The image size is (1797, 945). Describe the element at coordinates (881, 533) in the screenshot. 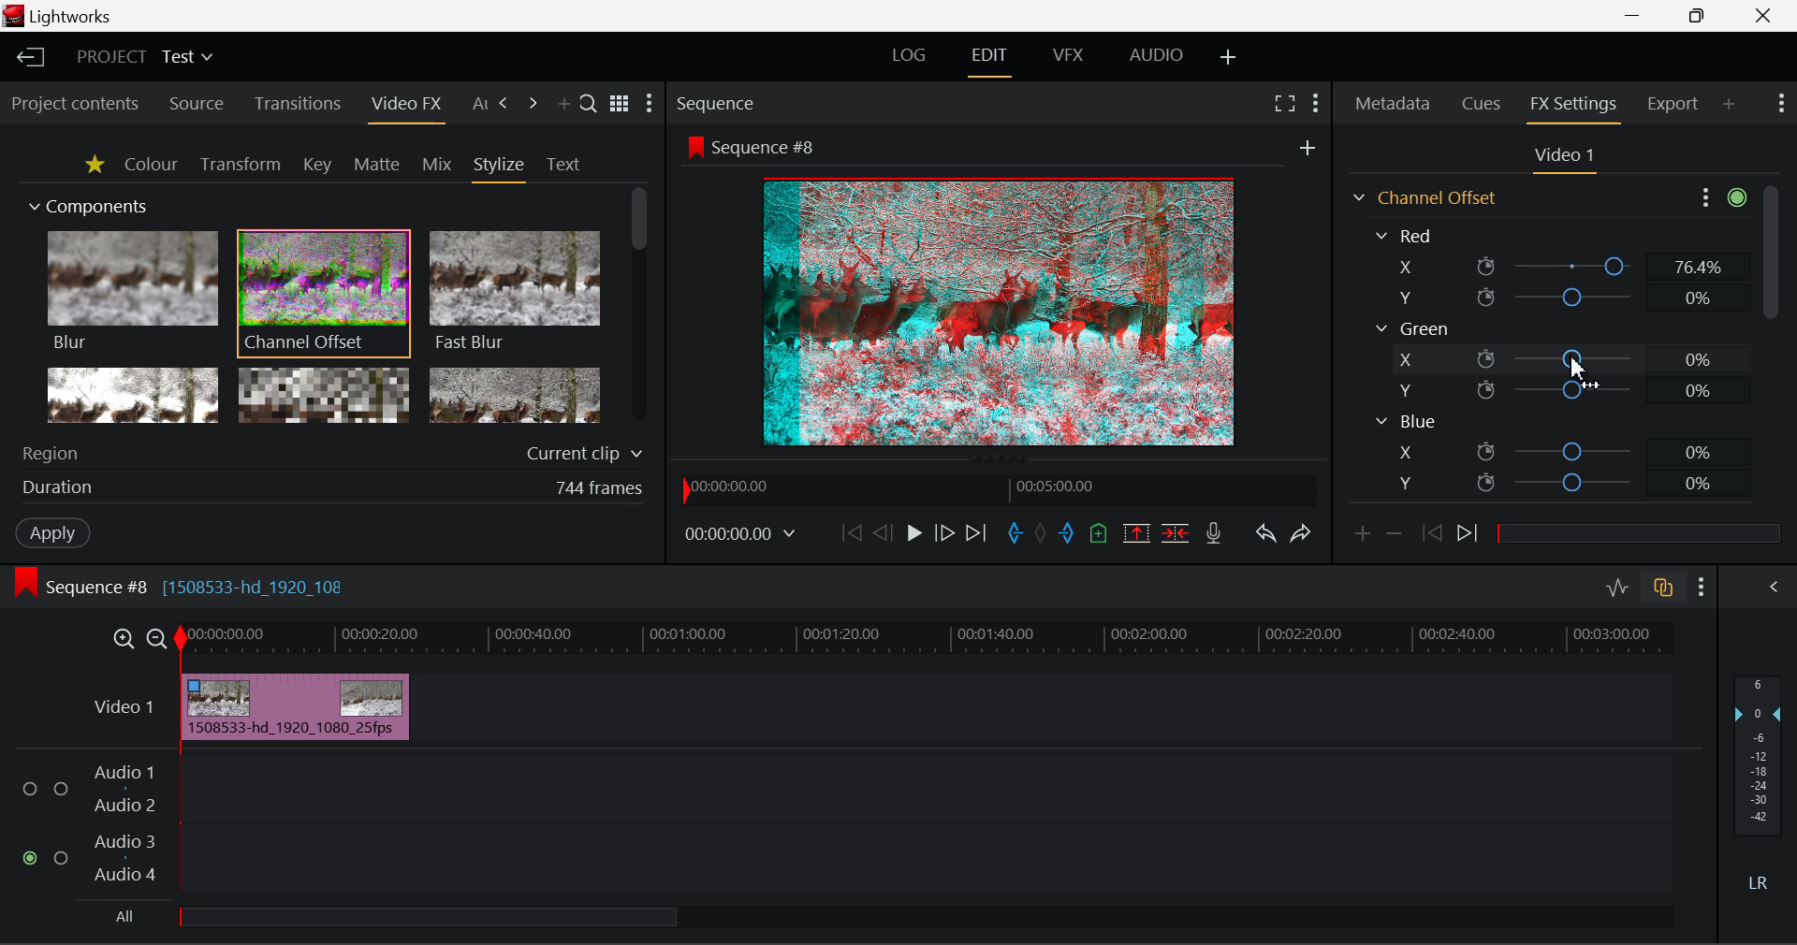

I see `Go Back` at that location.